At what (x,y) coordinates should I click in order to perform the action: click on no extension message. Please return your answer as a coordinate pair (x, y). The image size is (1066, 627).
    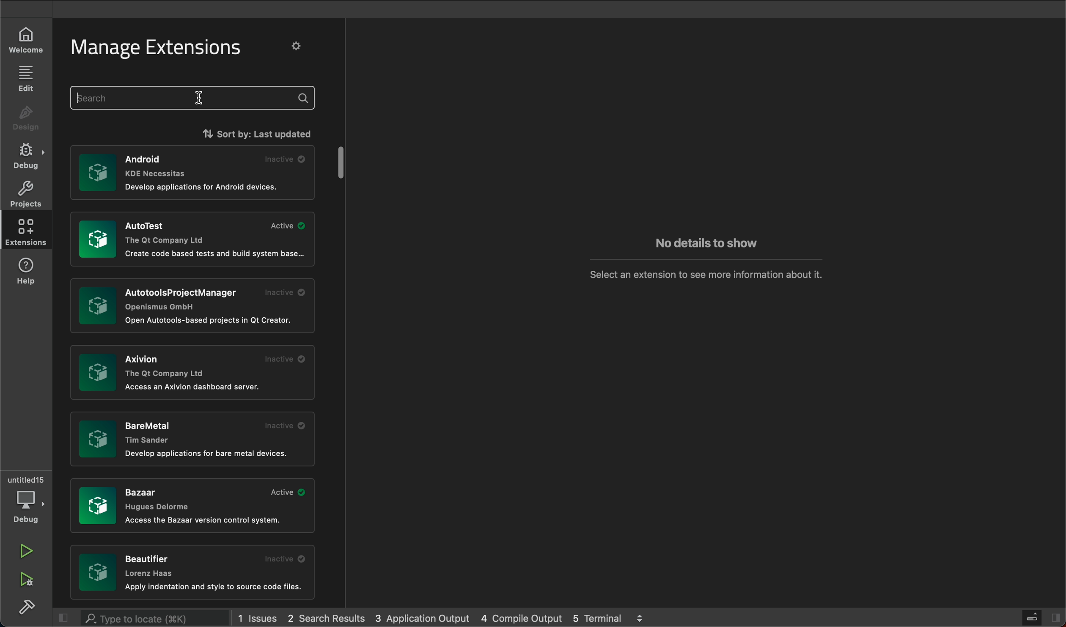
    Looking at the image, I should click on (706, 273).